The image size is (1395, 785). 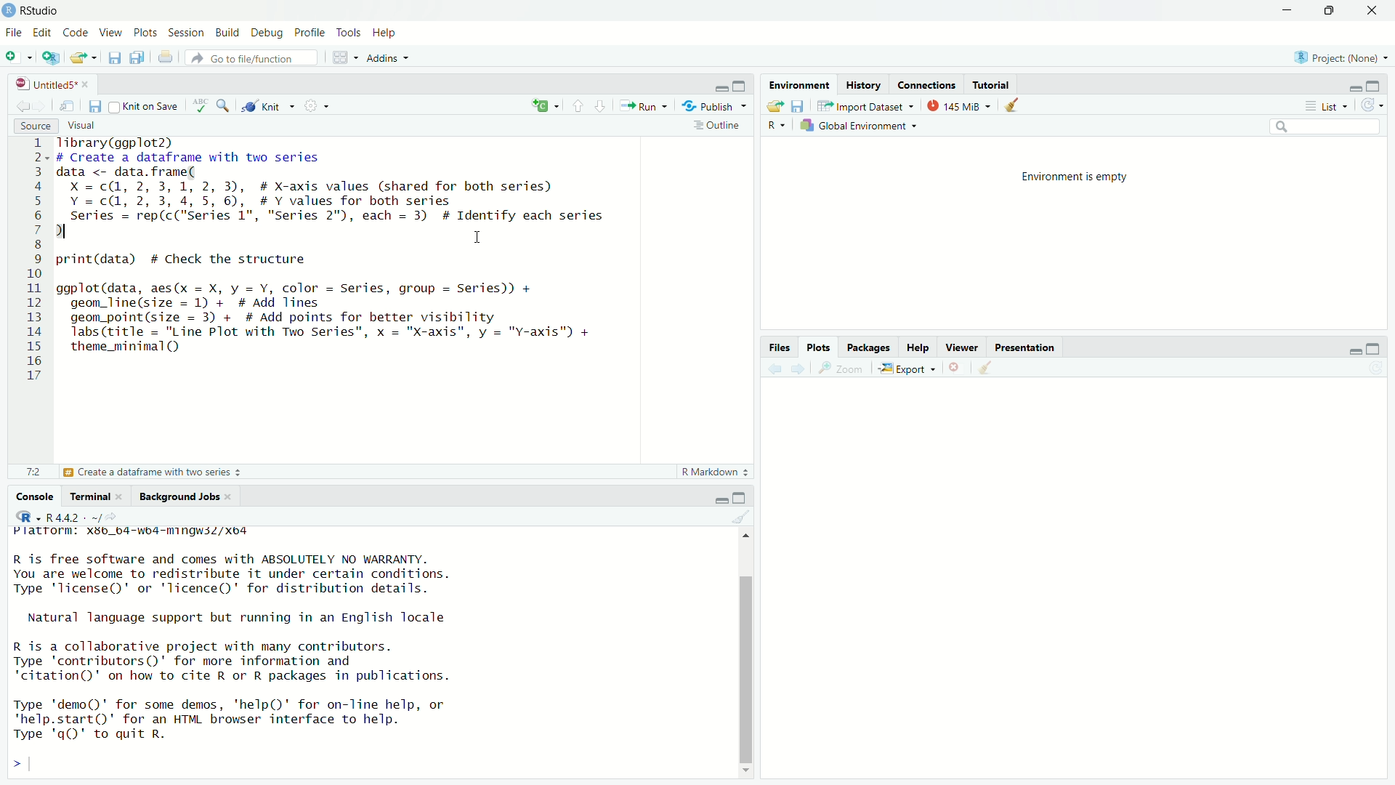 What do you see at coordinates (716, 125) in the screenshot?
I see `Outline` at bounding box center [716, 125].